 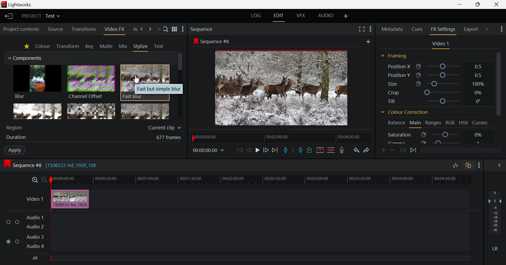 What do you see at coordinates (480, 123) in the screenshot?
I see `Curves` at bounding box center [480, 123].